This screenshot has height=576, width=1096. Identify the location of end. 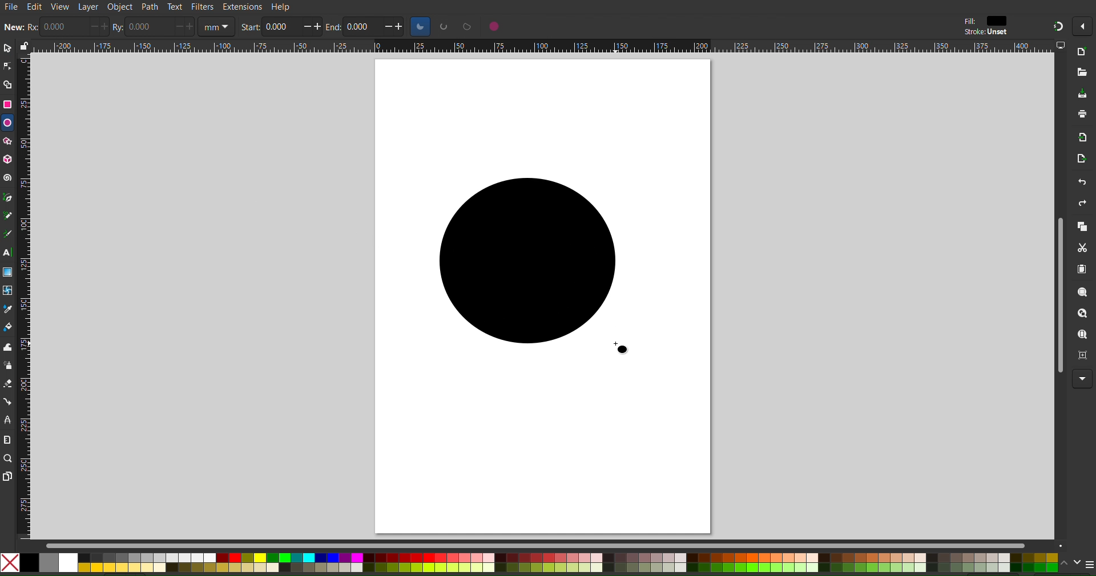
(332, 29).